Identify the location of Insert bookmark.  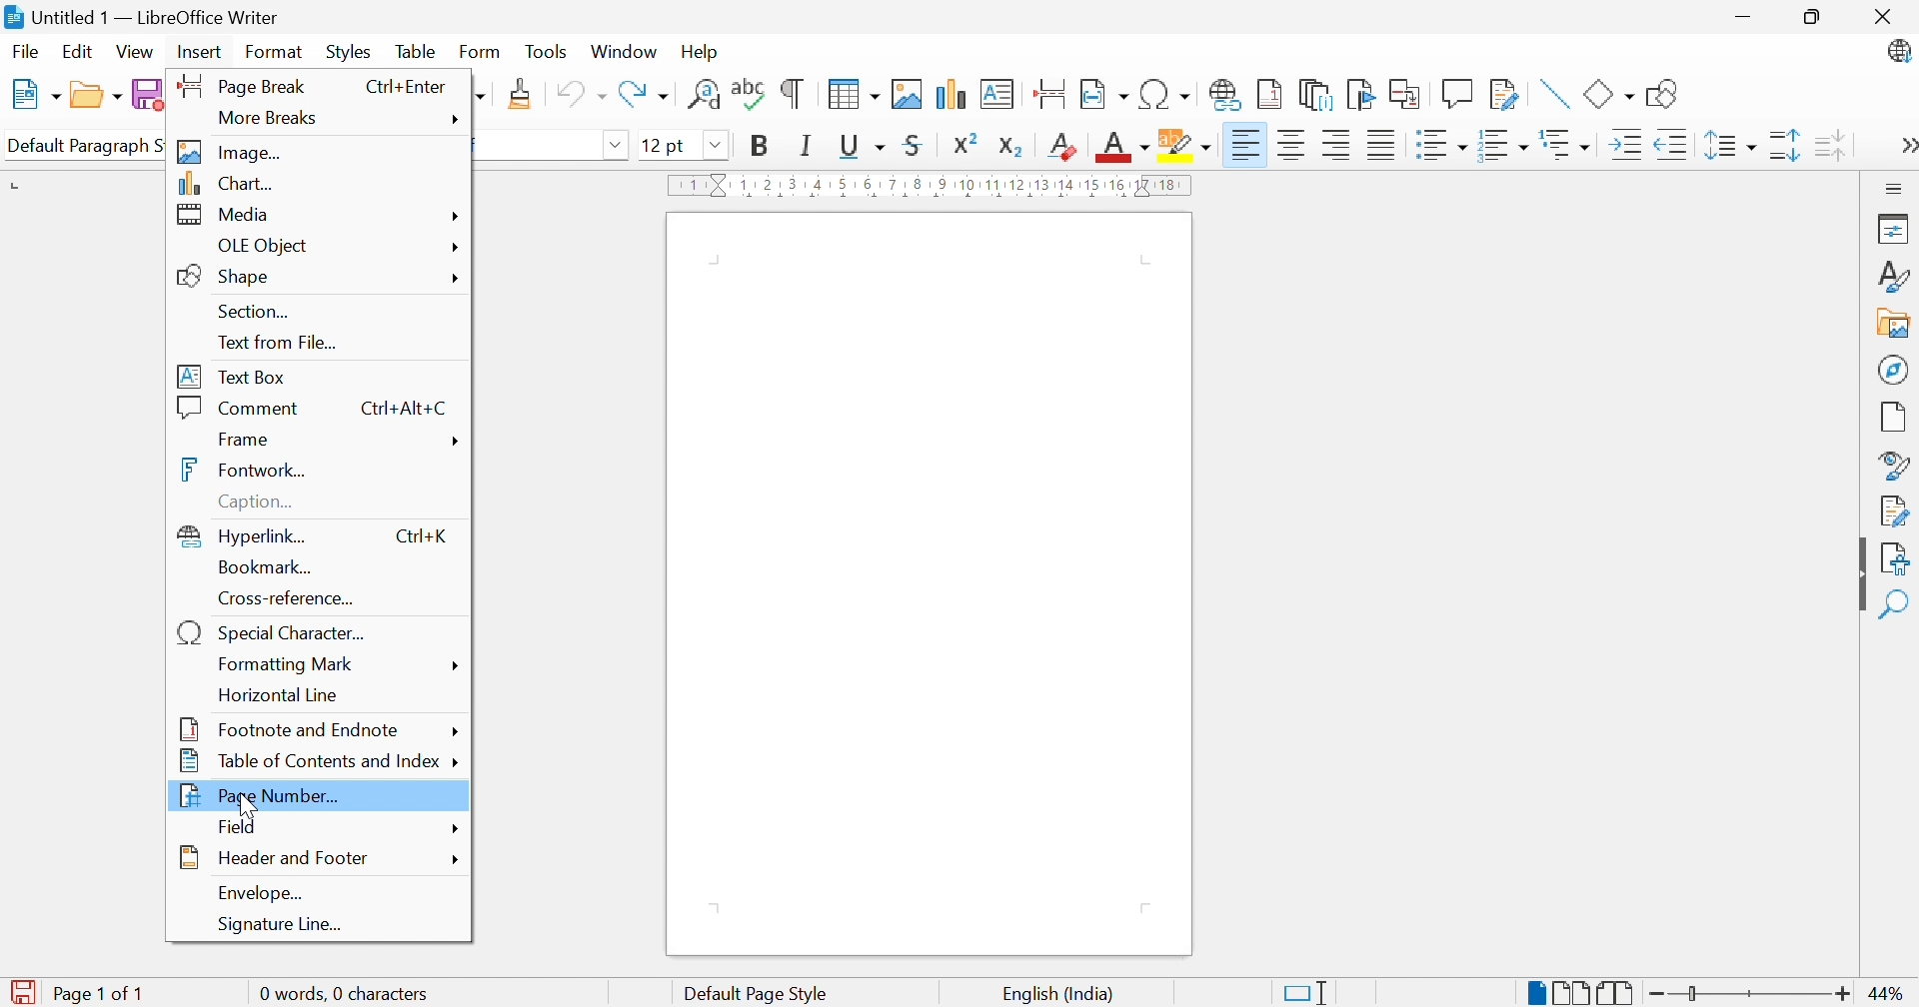
(1360, 95).